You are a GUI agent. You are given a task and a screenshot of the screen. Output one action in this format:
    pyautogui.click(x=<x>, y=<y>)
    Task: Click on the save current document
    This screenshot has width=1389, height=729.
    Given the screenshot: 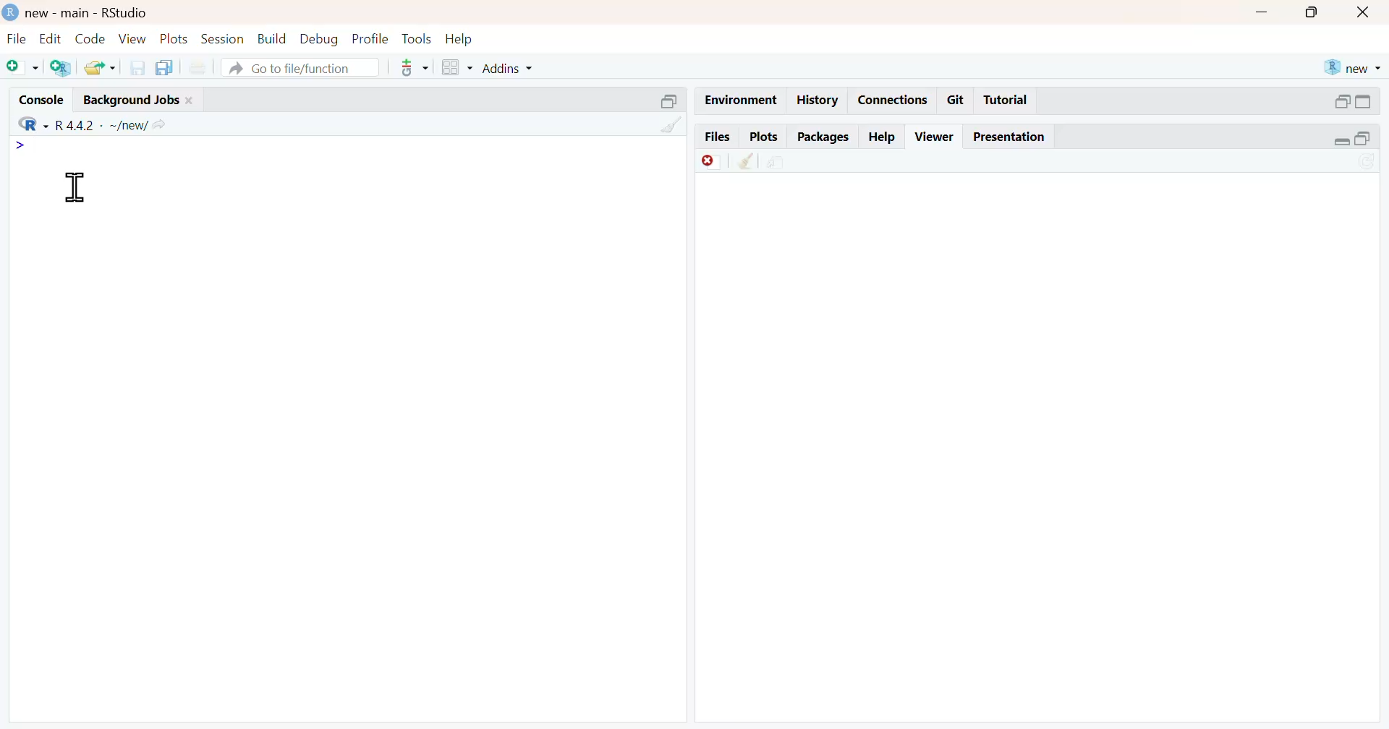 What is the action you would take?
    pyautogui.click(x=140, y=69)
    